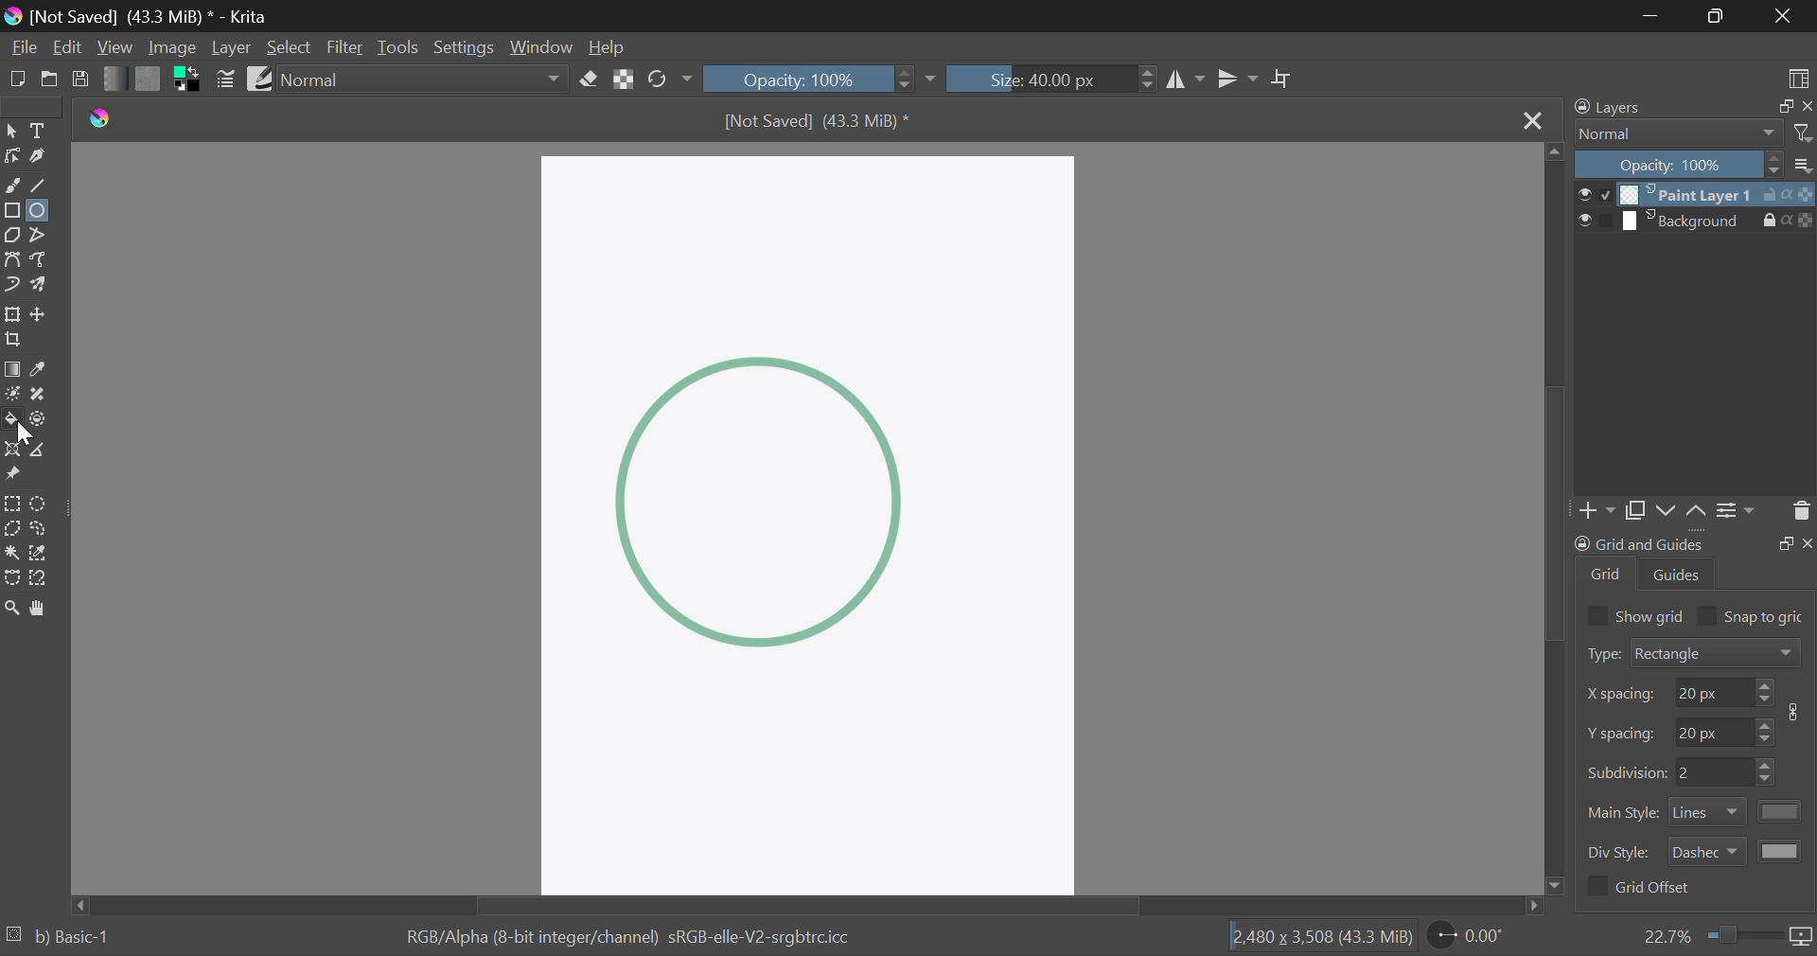  I want to click on Line, so click(39, 183).